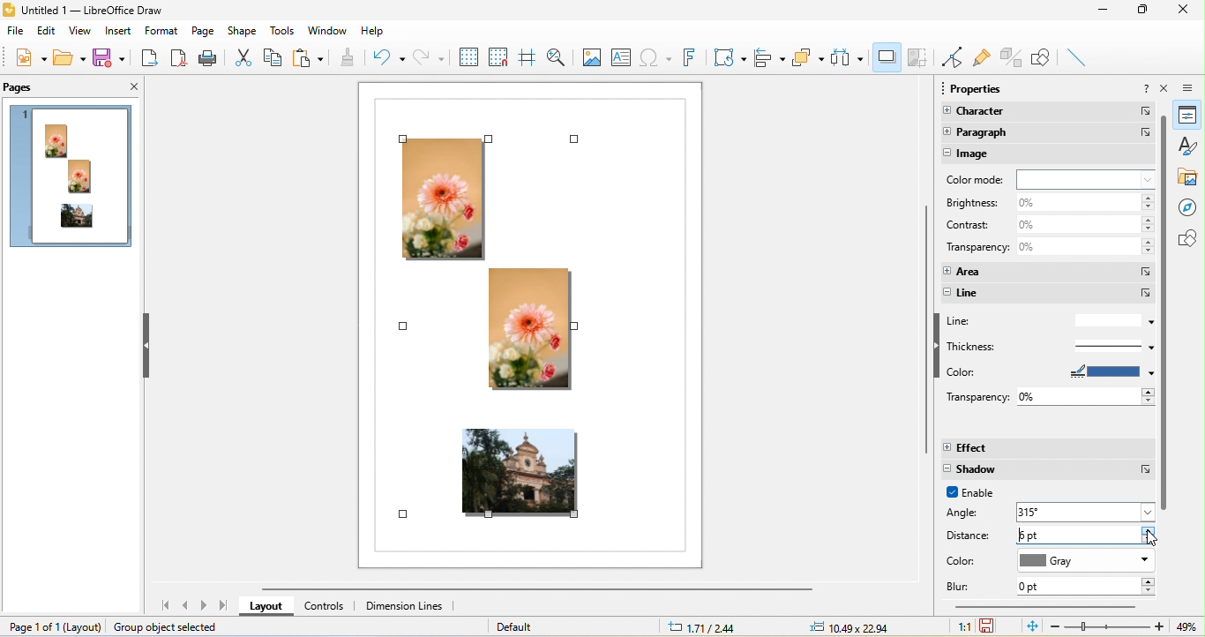 Image resolution: width=1205 pixels, height=637 pixels. What do you see at coordinates (273, 59) in the screenshot?
I see `copy` at bounding box center [273, 59].